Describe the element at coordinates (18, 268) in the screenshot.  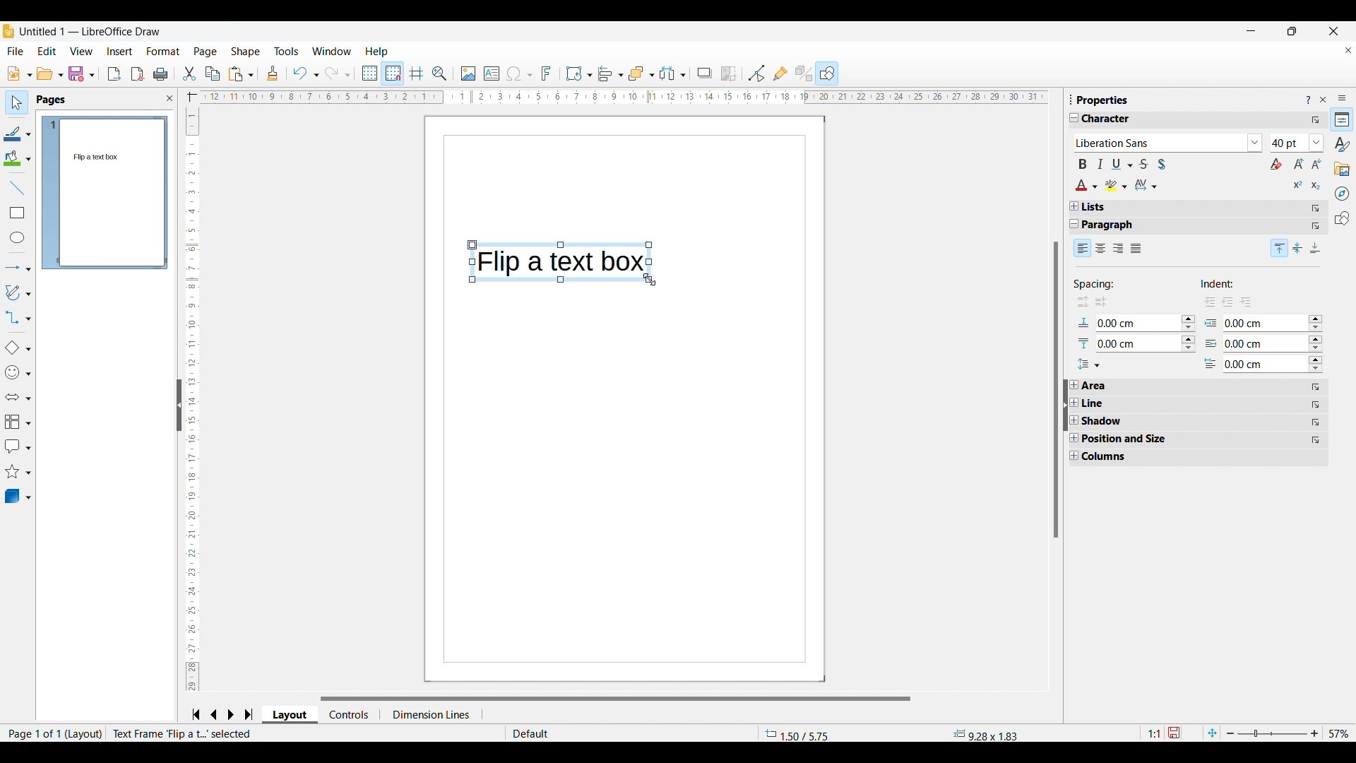
I see `Lines and arrow options` at that location.